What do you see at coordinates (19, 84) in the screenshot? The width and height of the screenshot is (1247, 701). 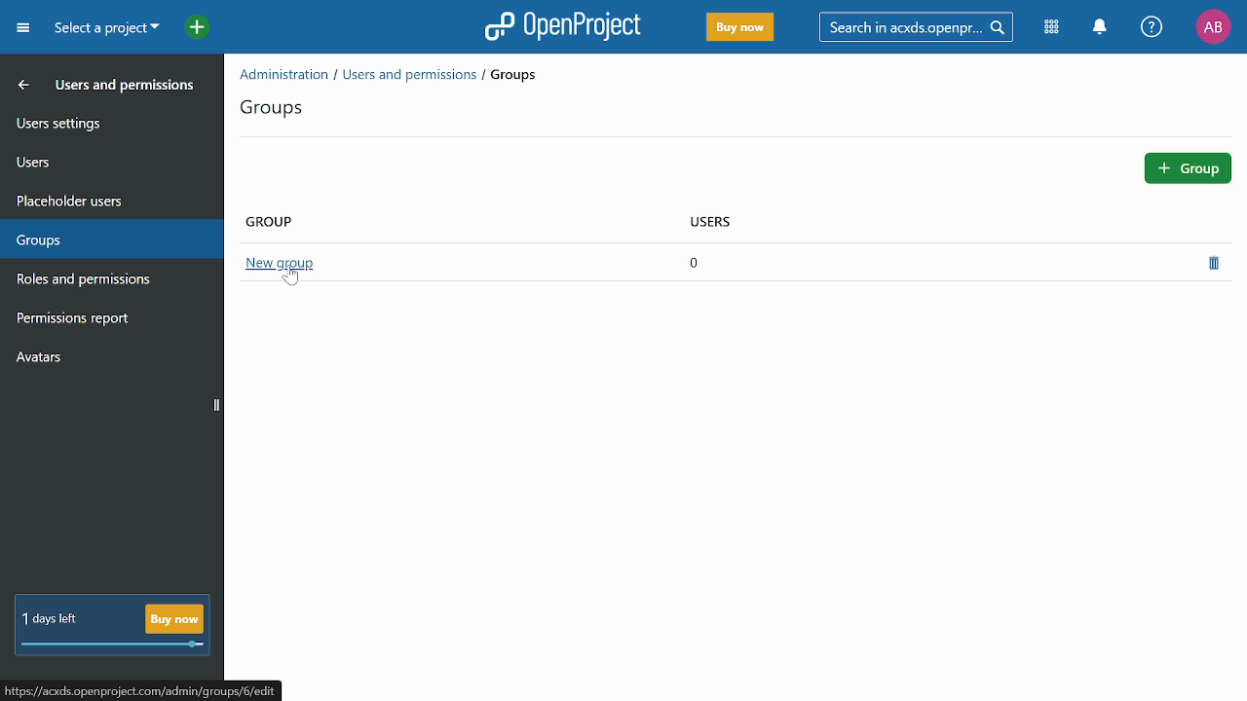 I see `MOve back` at bounding box center [19, 84].